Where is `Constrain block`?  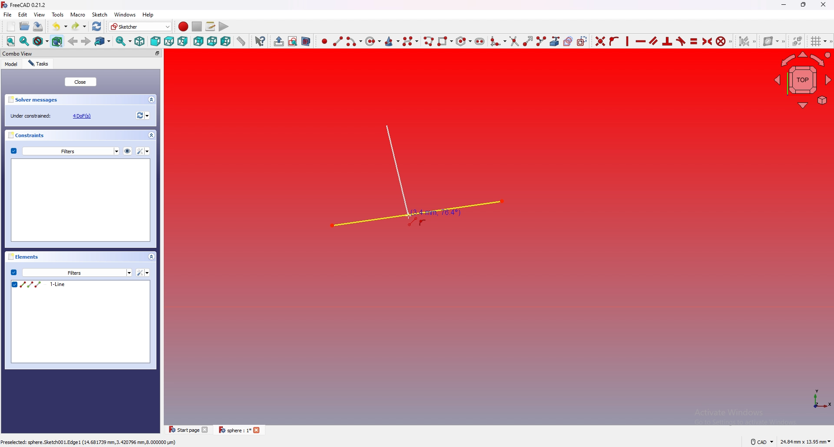 Constrain block is located at coordinates (723, 41).